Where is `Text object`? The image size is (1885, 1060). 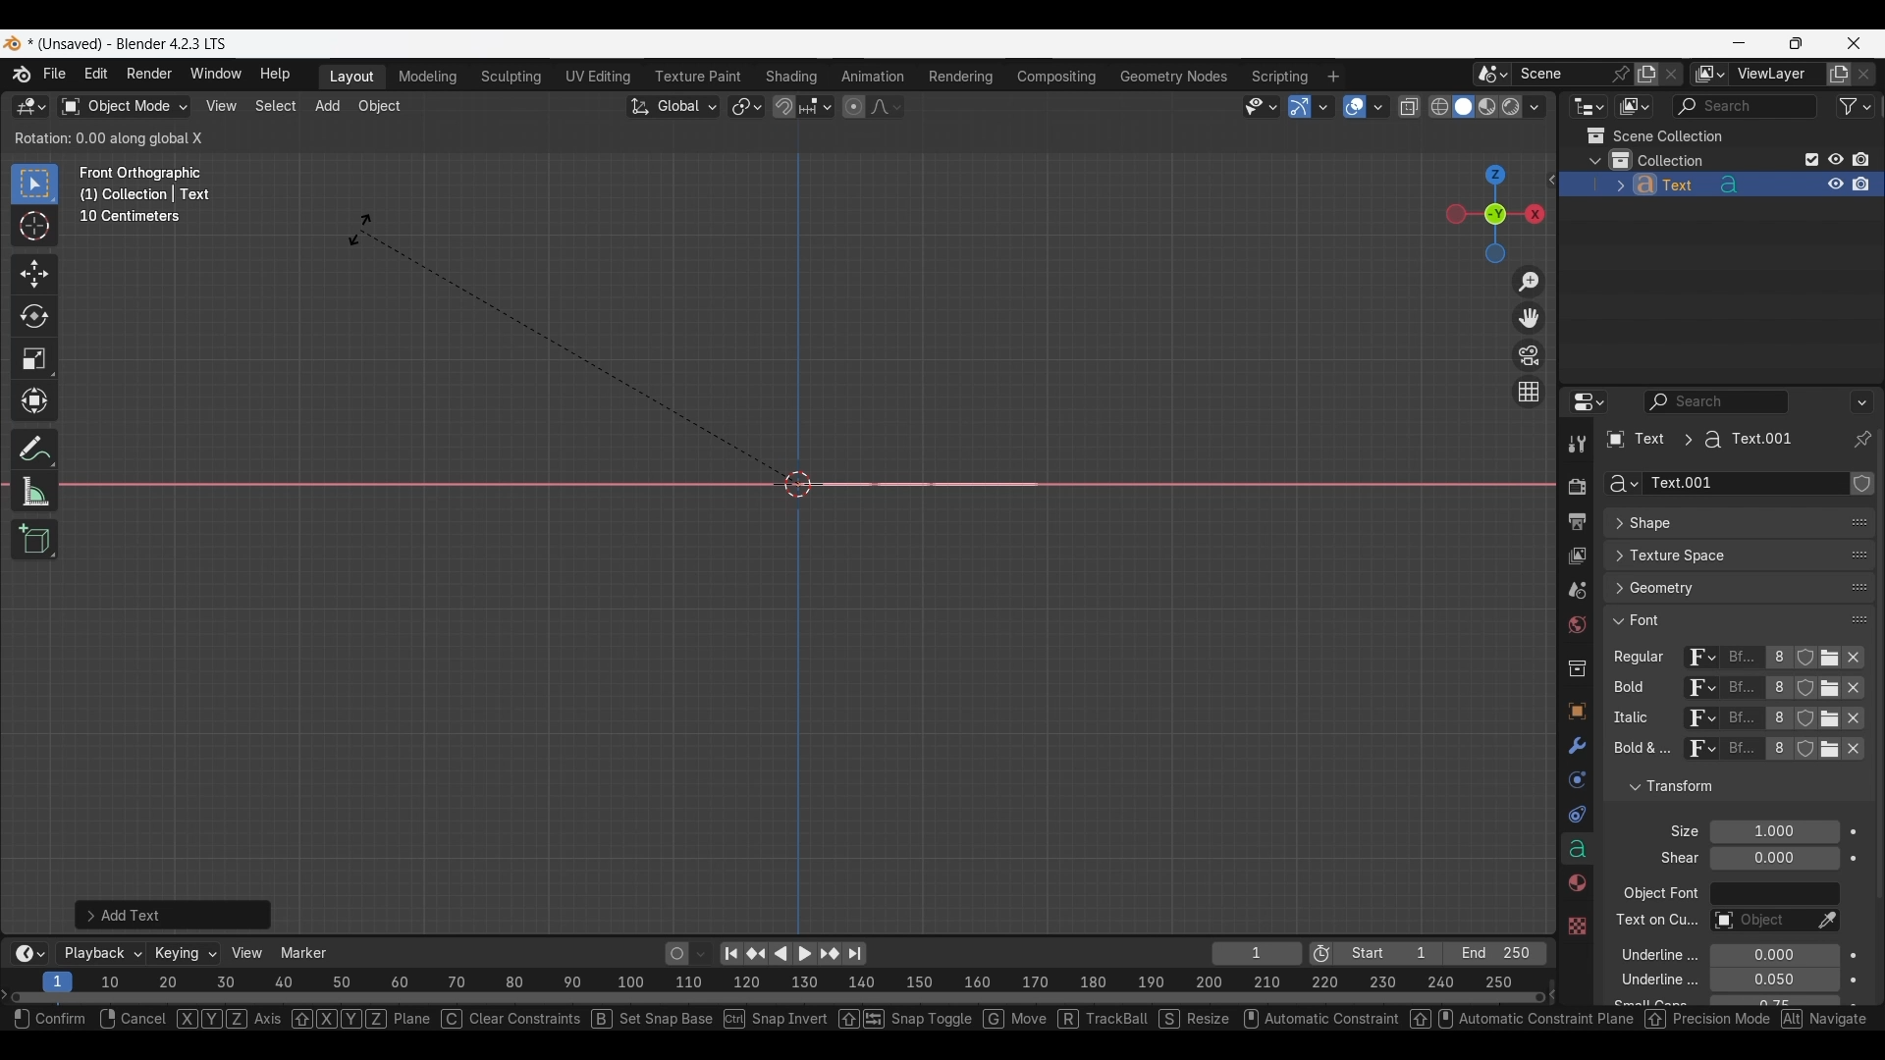 Text object is located at coordinates (932, 483).